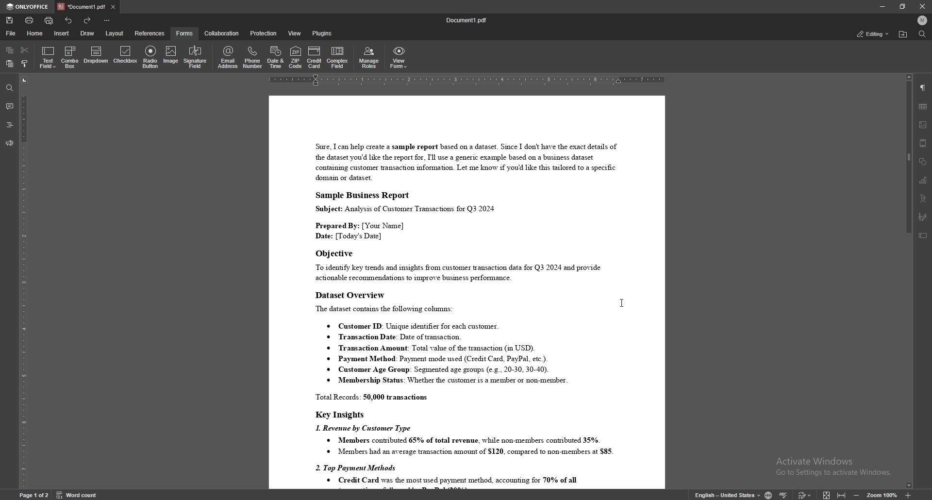 The height and width of the screenshot is (500, 932). I want to click on radio button, so click(151, 57).